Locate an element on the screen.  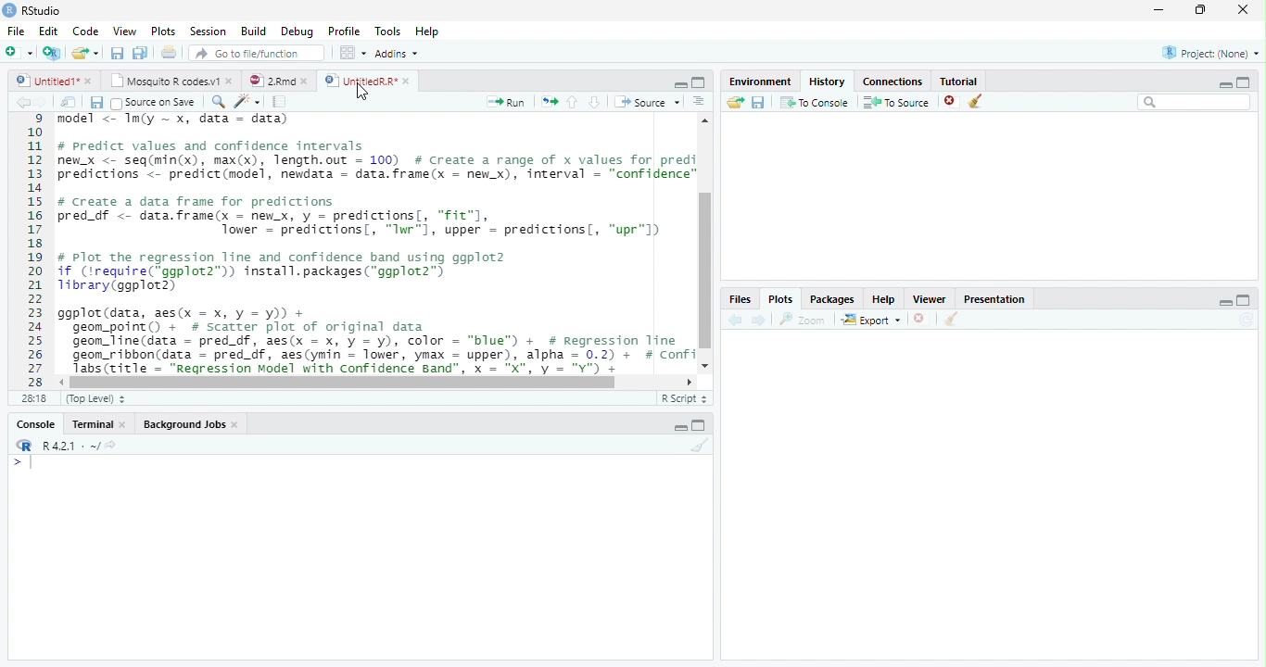
Untitled R is located at coordinates (364, 80).